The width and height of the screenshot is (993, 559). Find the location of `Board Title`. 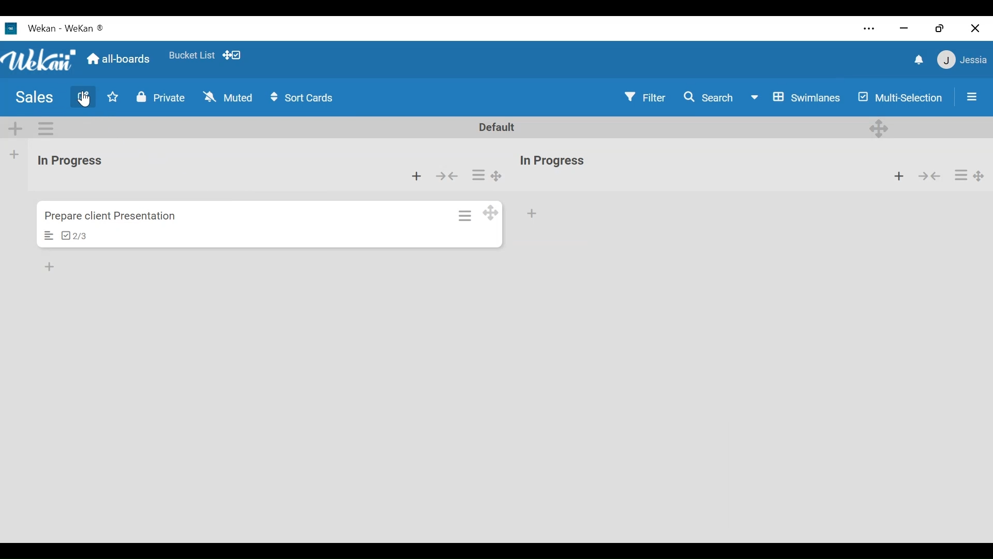

Board Title is located at coordinates (34, 98).